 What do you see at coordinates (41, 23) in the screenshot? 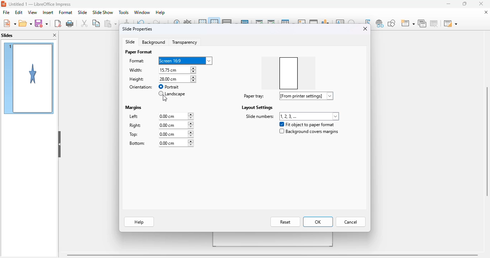
I see `save` at bounding box center [41, 23].